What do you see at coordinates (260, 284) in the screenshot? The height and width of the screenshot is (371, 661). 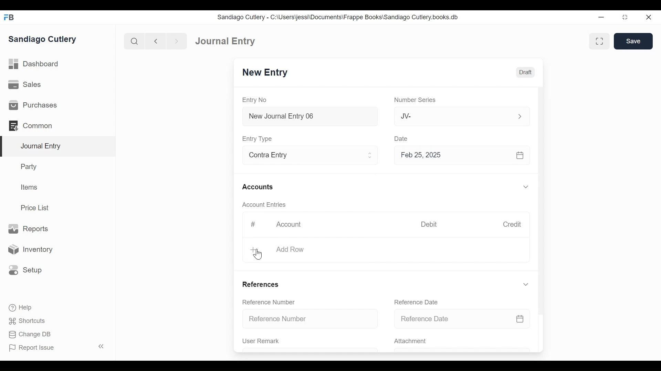 I see `References` at bounding box center [260, 284].